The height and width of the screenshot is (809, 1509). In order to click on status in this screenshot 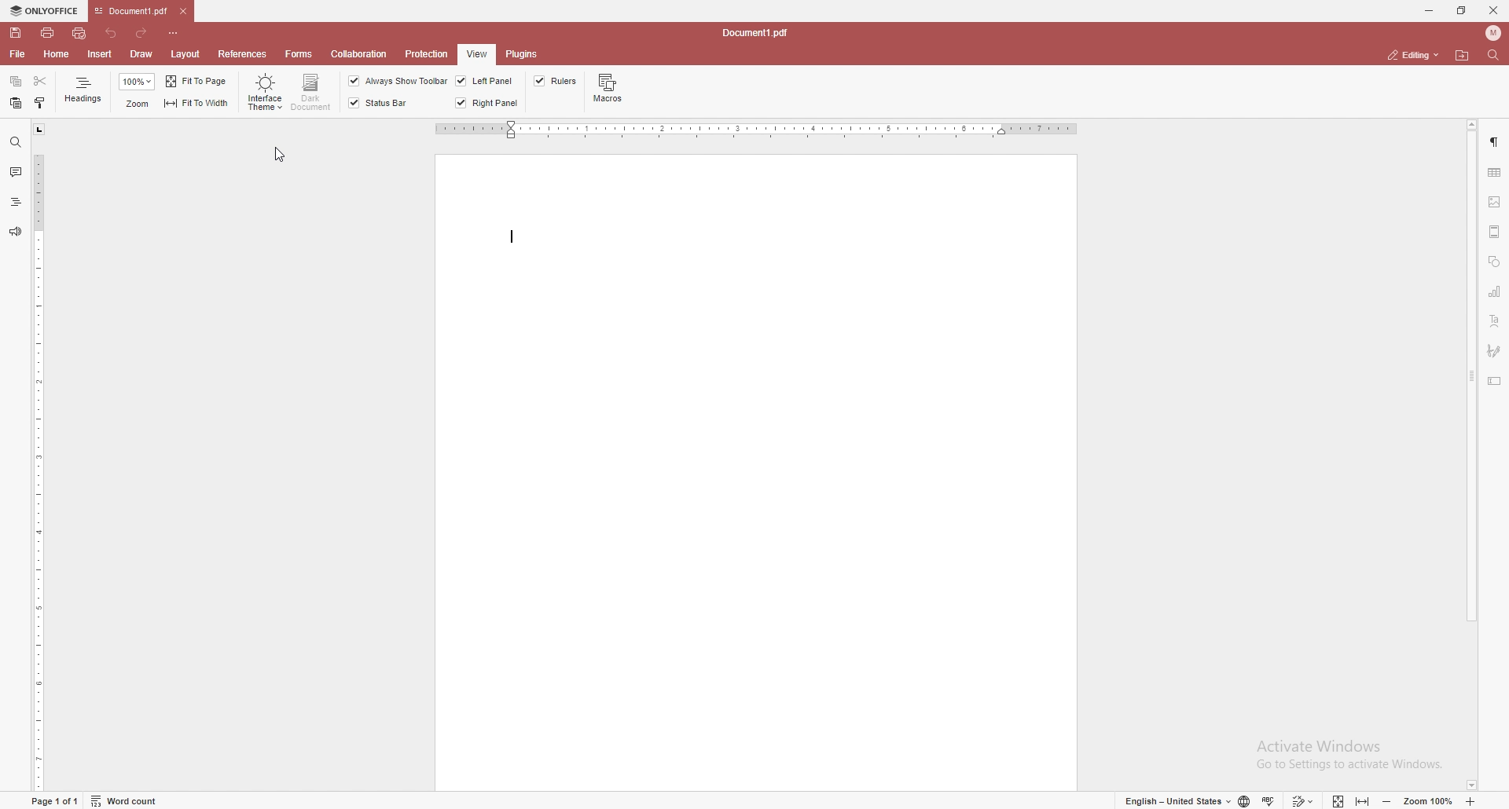, I will do `click(1415, 55)`.